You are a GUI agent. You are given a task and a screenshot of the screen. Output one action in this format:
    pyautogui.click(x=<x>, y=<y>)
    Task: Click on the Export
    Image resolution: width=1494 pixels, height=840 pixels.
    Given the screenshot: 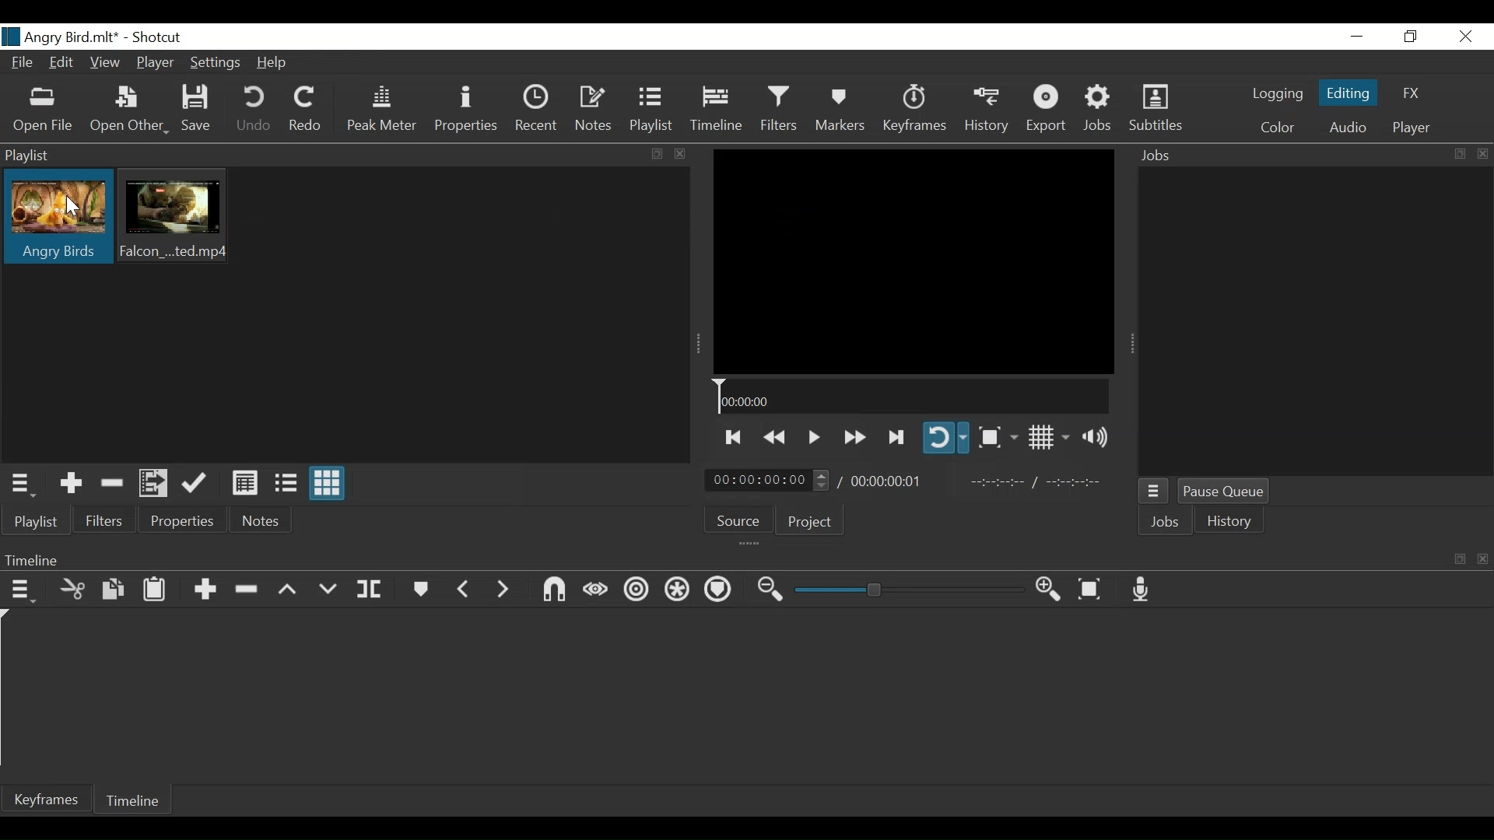 What is the action you would take?
    pyautogui.click(x=1050, y=111)
    